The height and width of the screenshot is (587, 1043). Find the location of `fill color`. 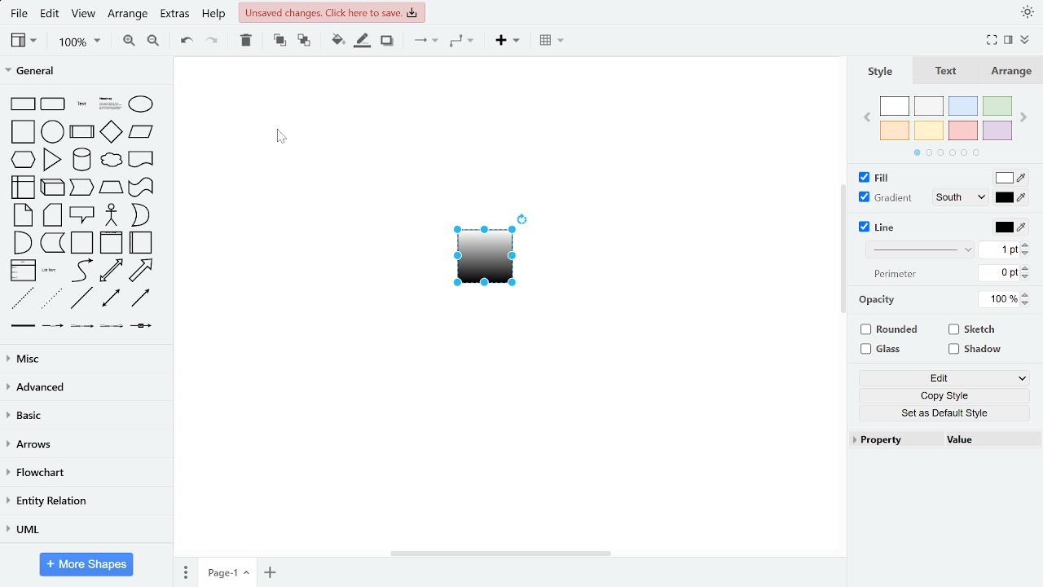

fill color is located at coordinates (337, 42).